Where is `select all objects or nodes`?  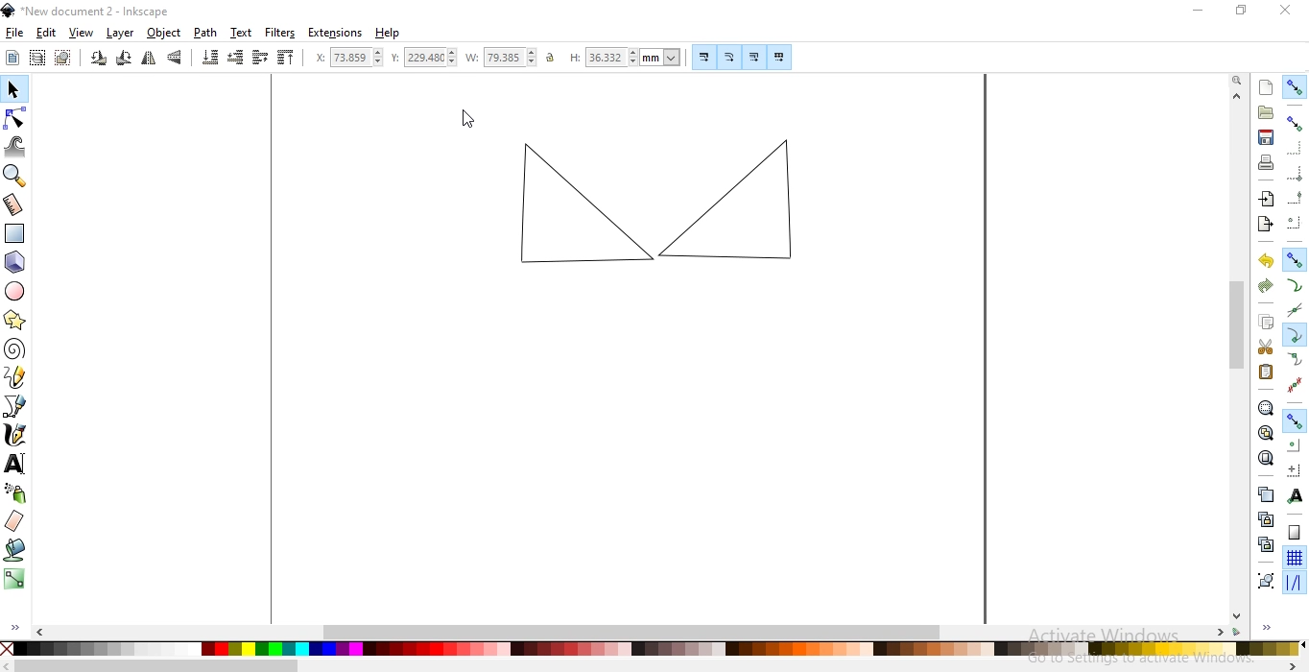
select all objects or nodes is located at coordinates (12, 58).